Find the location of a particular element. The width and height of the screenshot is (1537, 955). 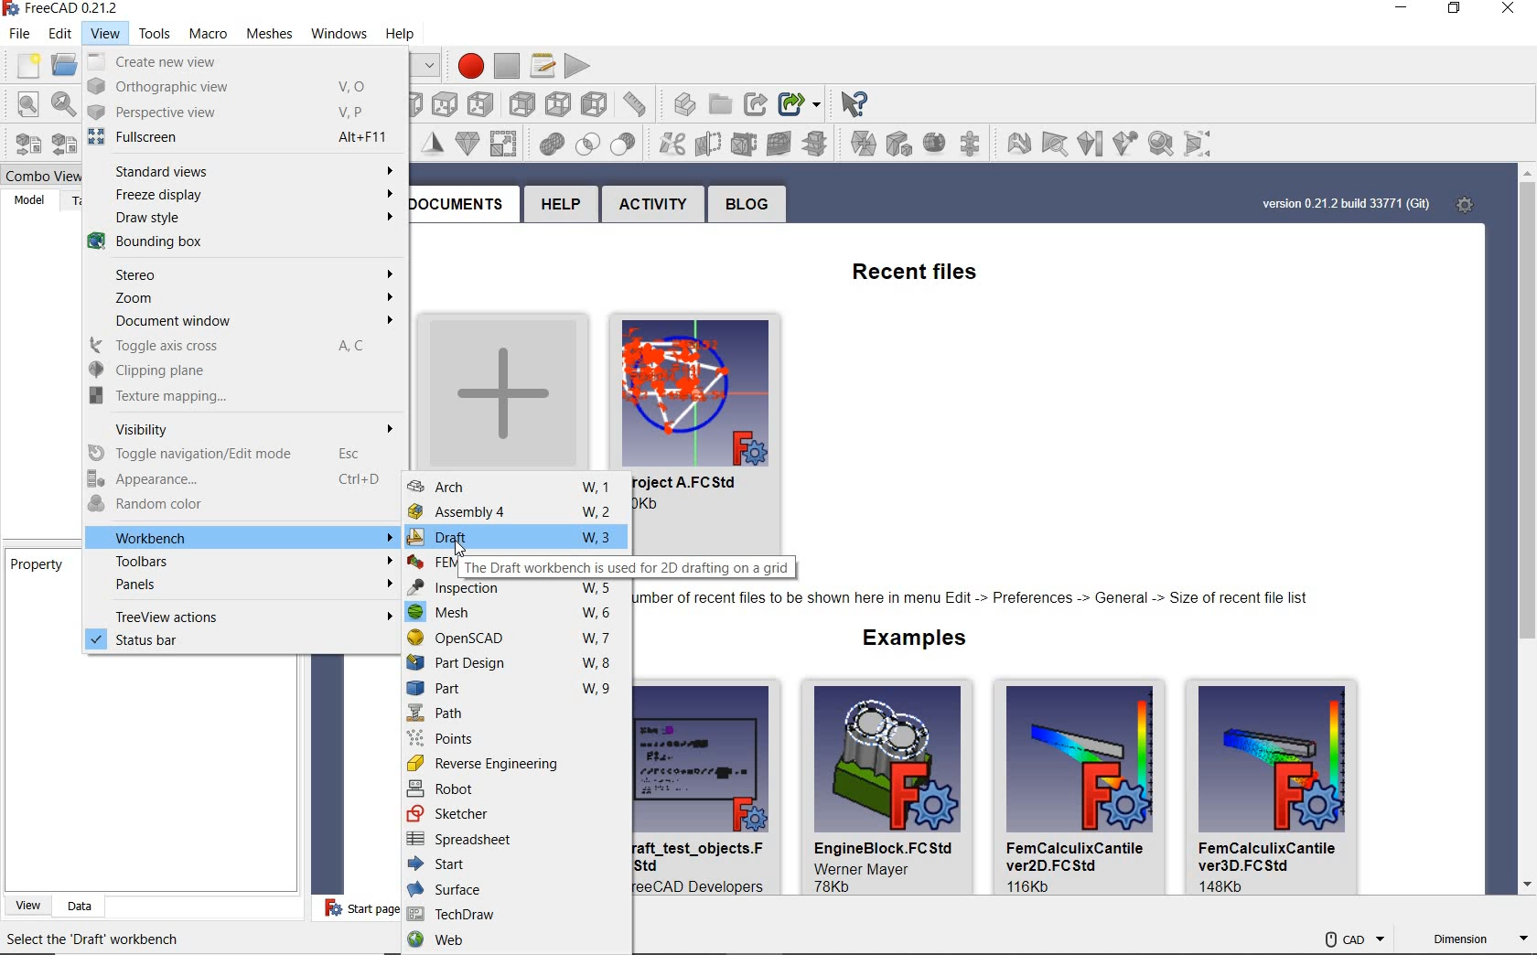

property is located at coordinates (37, 567).